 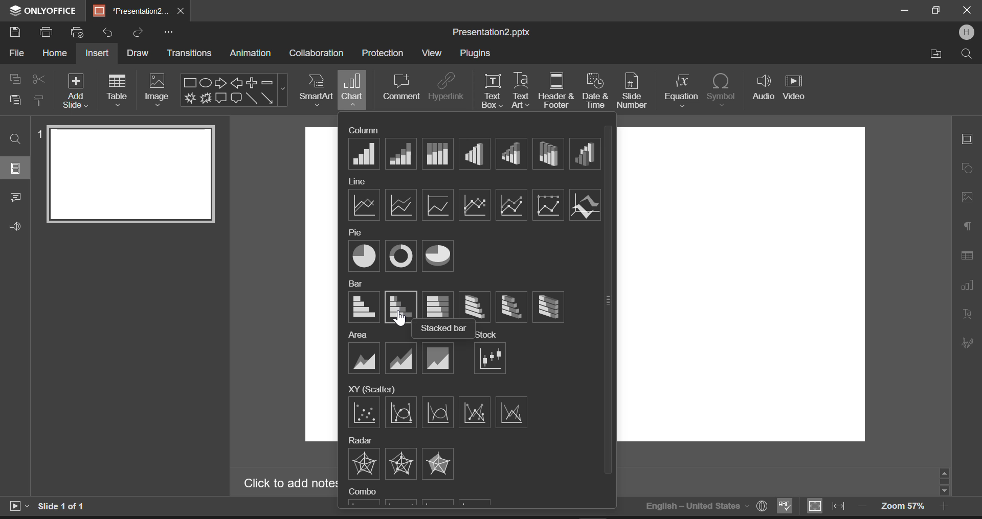 What do you see at coordinates (16, 138) in the screenshot?
I see `Find` at bounding box center [16, 138].